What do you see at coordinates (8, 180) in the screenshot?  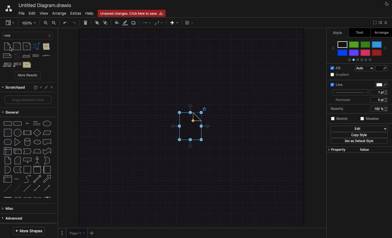 I see `list` at bounding box center [8, 180].